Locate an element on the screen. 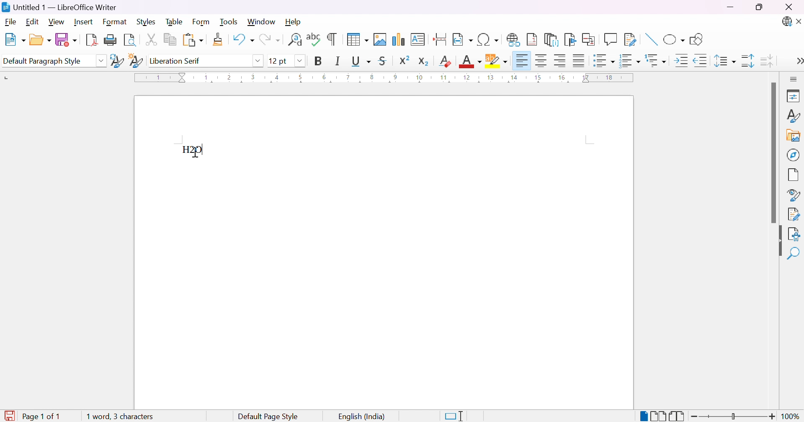 The height and width of the screenshot is (422, 804). Navigator is located at coordinates (794, 154).